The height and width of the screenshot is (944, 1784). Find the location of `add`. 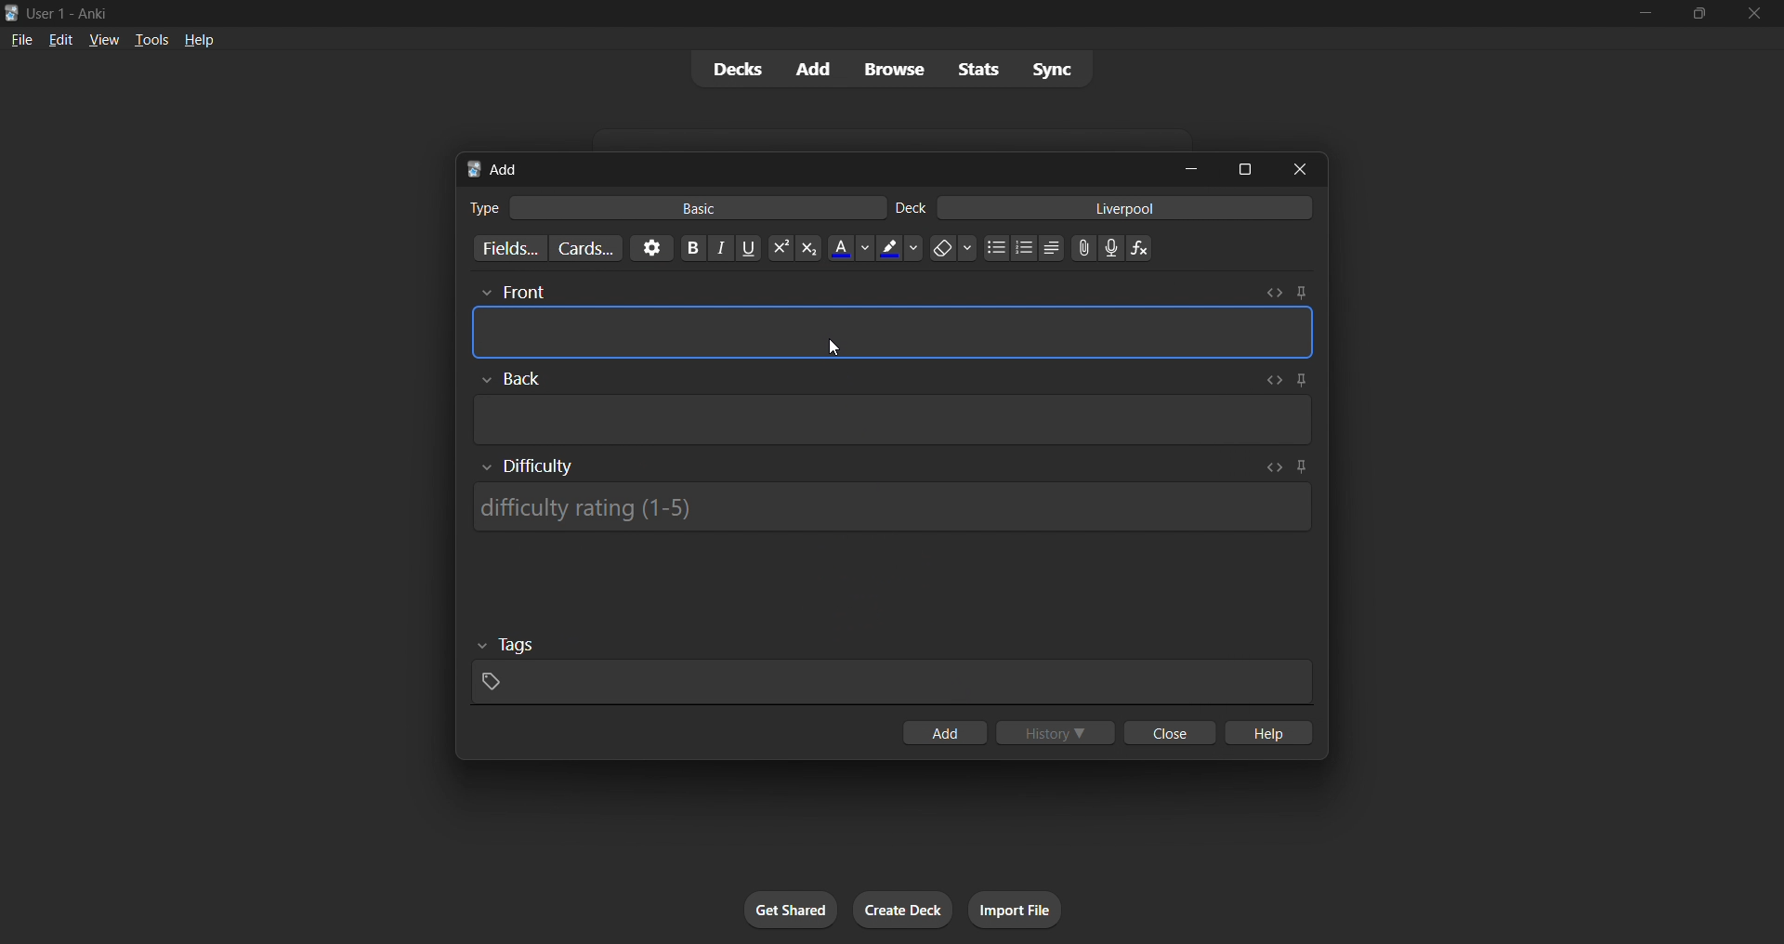

add is located at coordinates (815, 70).